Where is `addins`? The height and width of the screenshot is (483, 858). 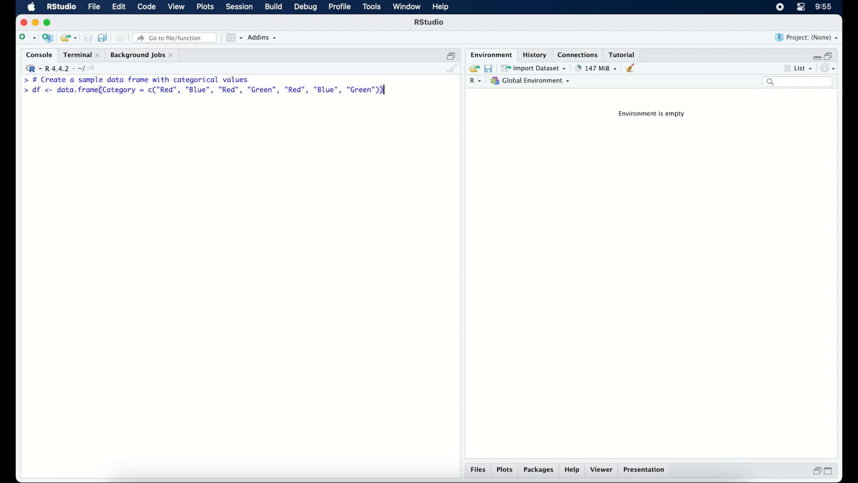
addins is located at coordinates (263, 38).